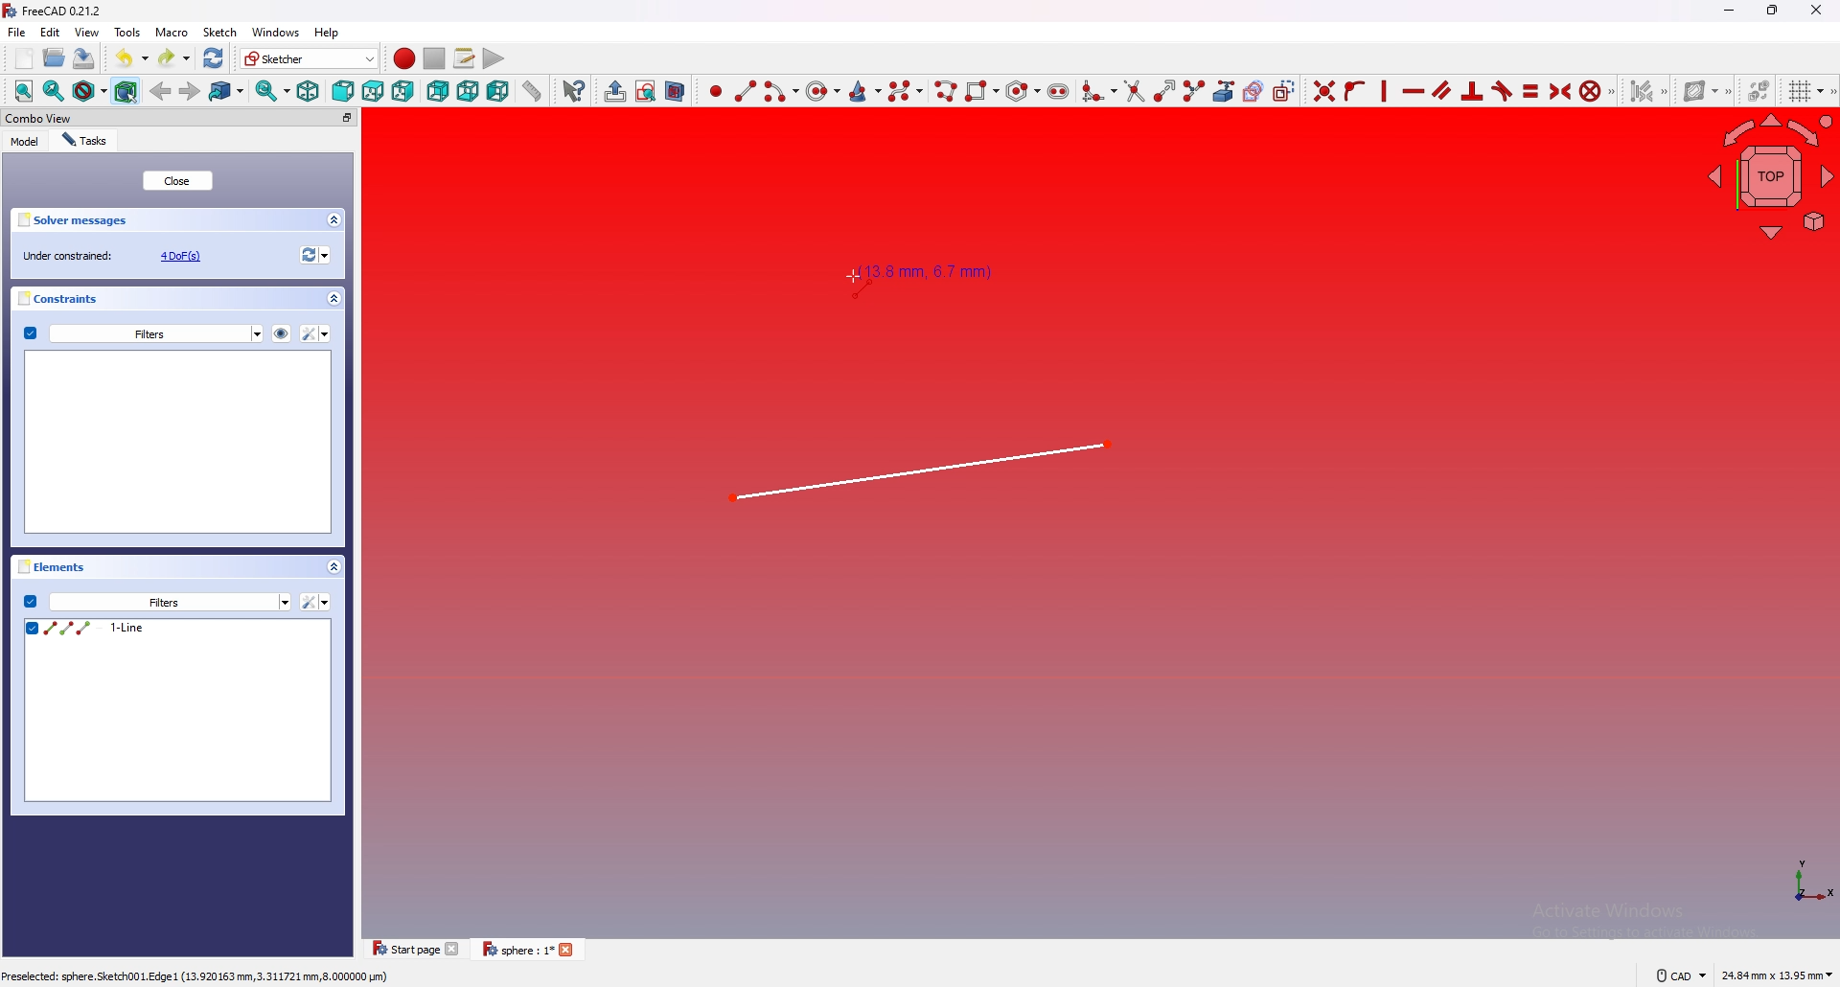 This screenshot has height=987, width=1840. What do you see at coordinates (1803, 91) in the screenshot?
I see `Toggle grid` at bounding box center [1803, 91].